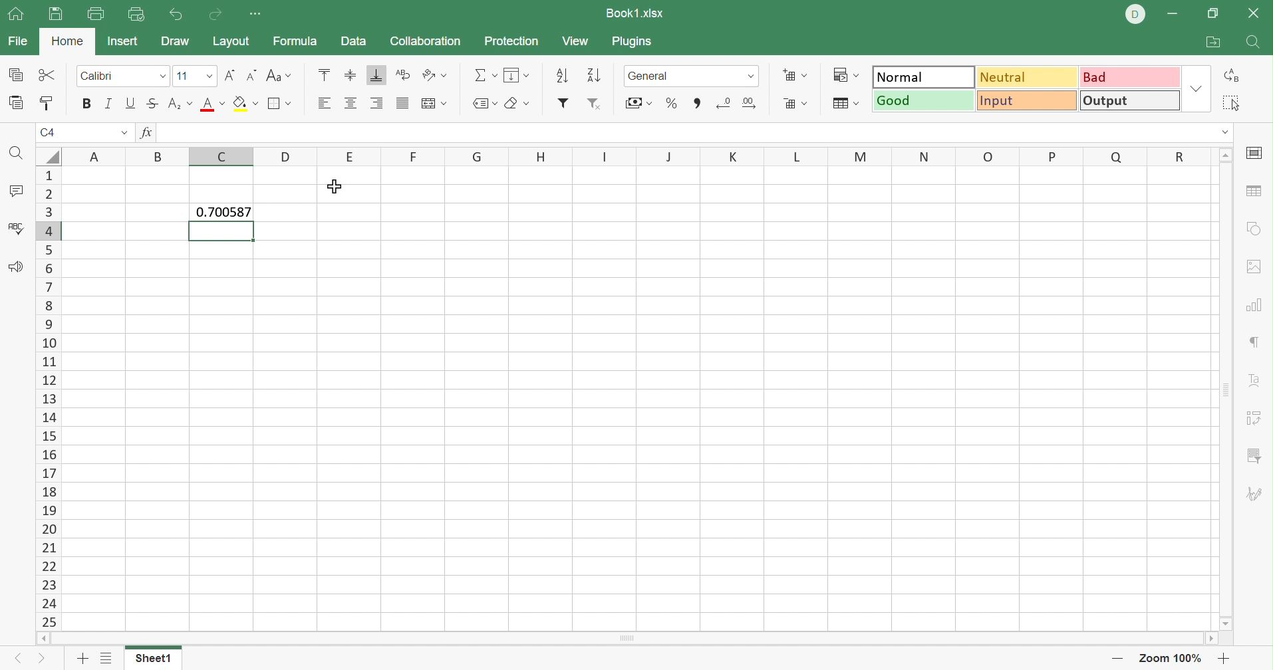 This screenshot has width=1273, height=670. Describe the element at coordinates (1253, 229) in the screenshot. I see `Shape settings` at that location.